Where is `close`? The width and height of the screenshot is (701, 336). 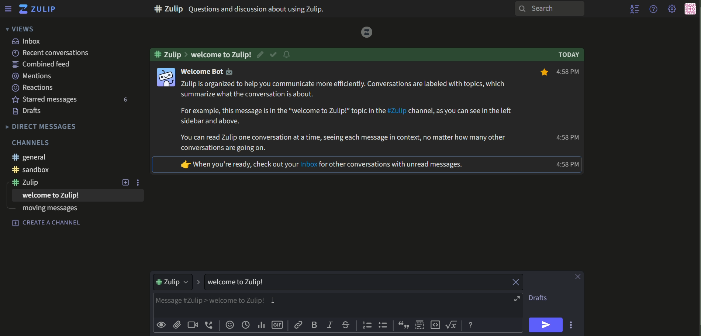 close is located at coordinates (579, 277).